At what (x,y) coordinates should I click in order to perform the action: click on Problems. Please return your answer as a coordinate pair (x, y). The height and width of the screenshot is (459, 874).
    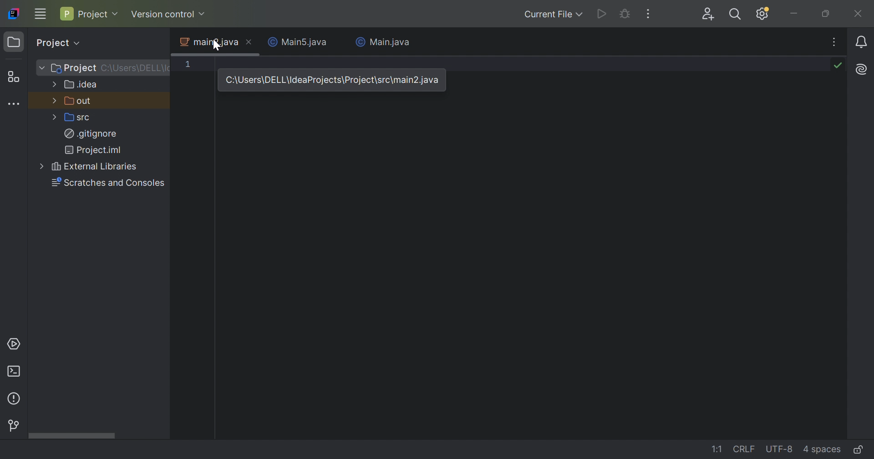
    Looking at the image, I should click on (14, 399).